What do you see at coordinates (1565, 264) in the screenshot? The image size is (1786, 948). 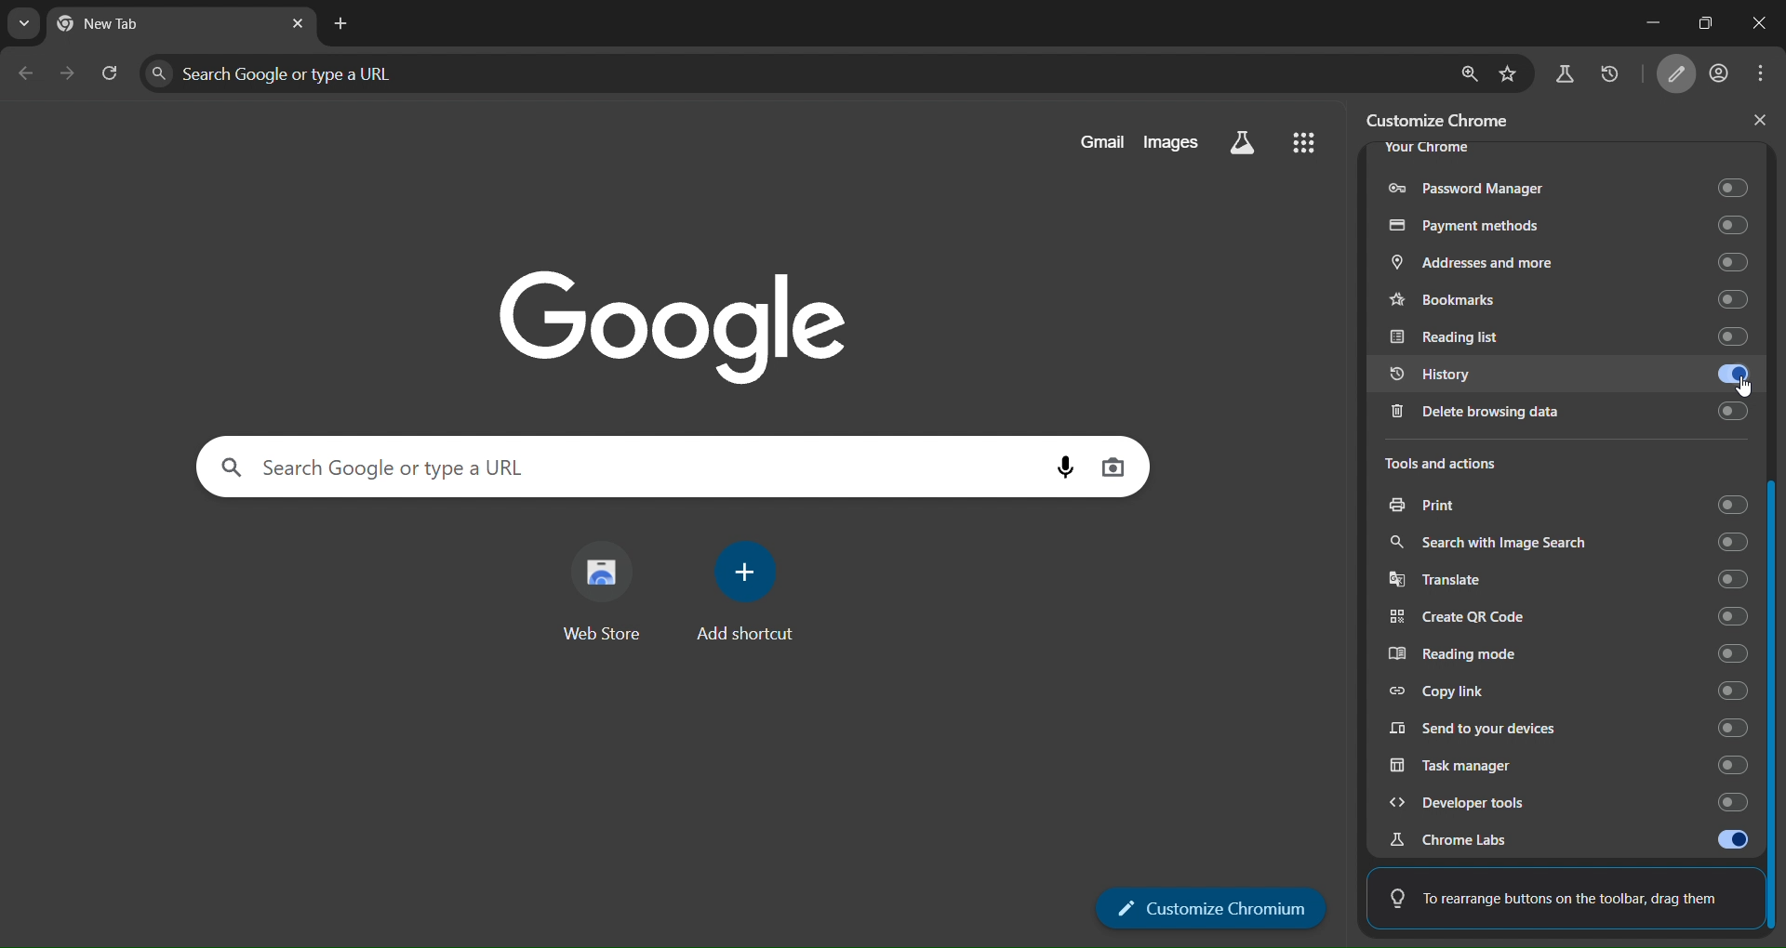 I see `addresses and more` at bounding box center [1565, 264].